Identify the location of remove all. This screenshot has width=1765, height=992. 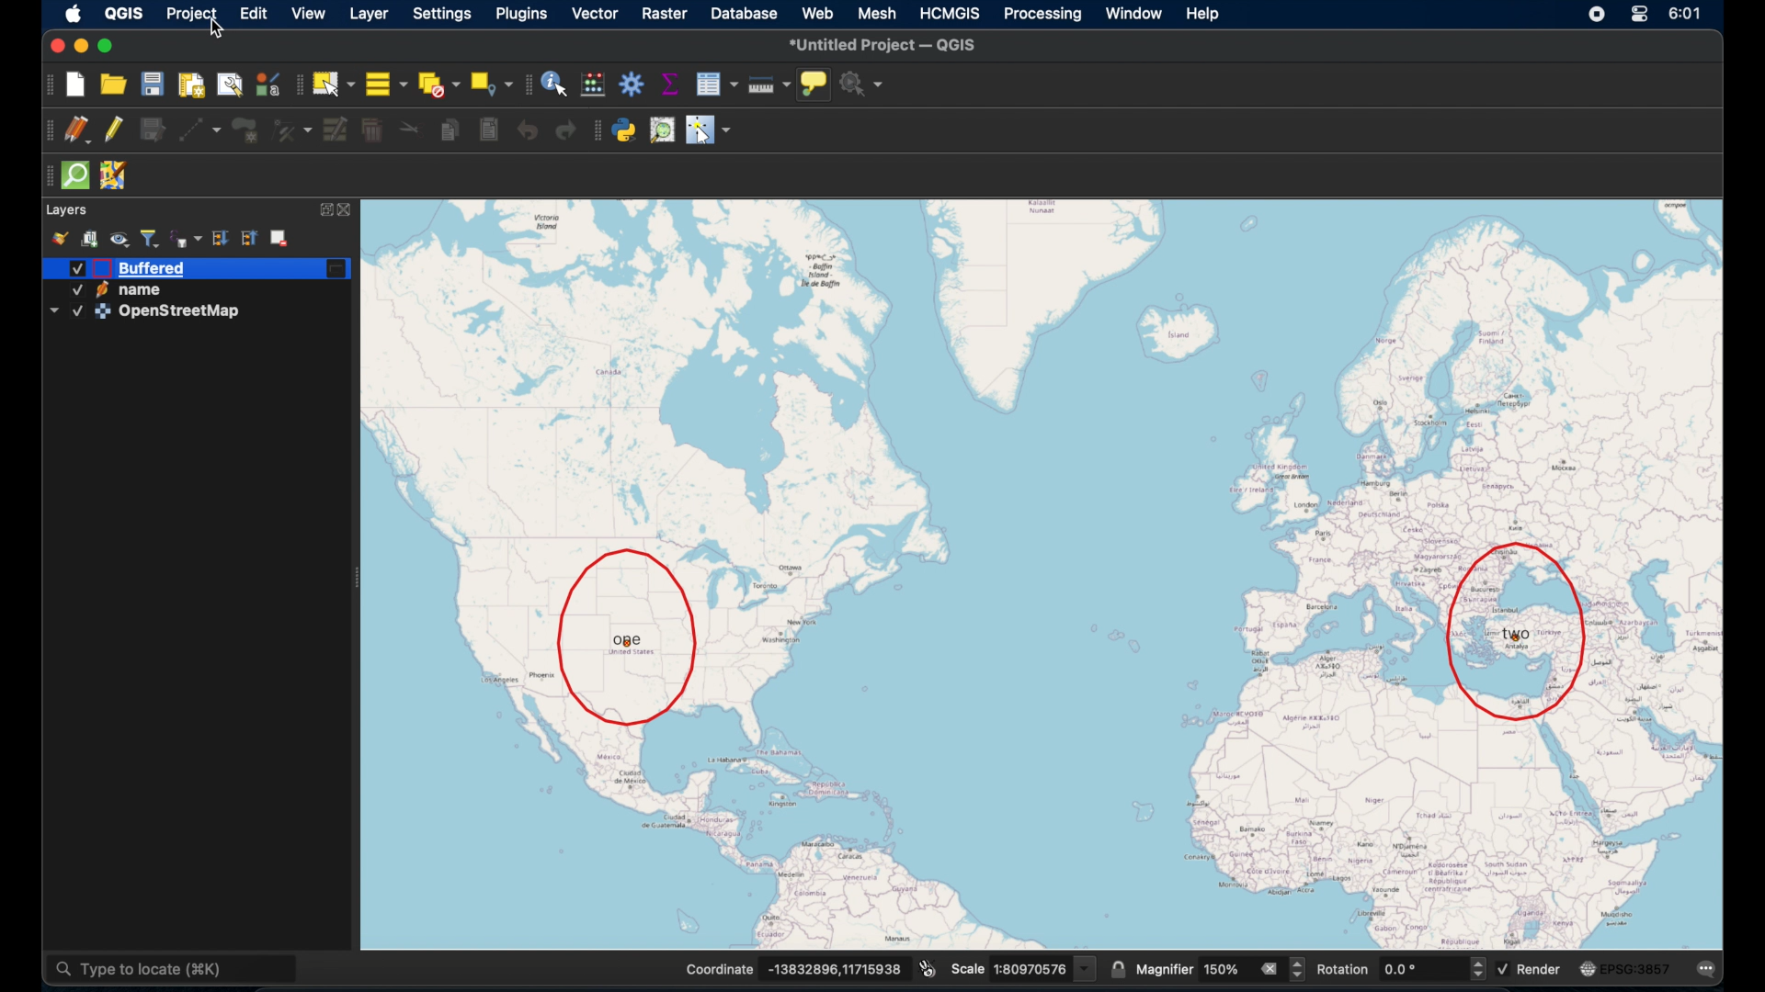
(1269, 967).